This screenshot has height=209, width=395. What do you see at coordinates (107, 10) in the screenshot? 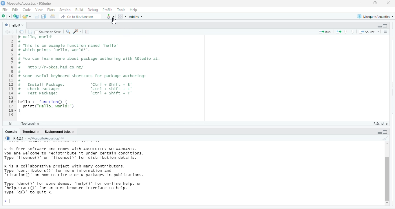
I see ` Profile` at bounding box center [107, 10].